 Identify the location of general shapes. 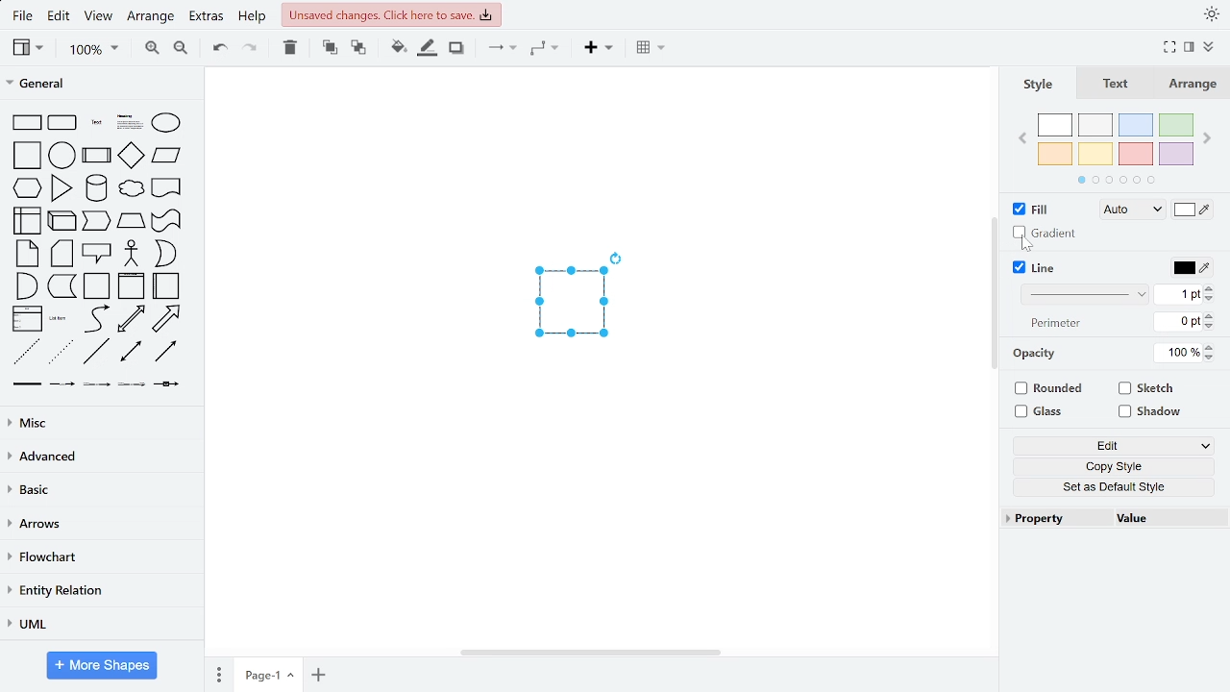
(163, 352).